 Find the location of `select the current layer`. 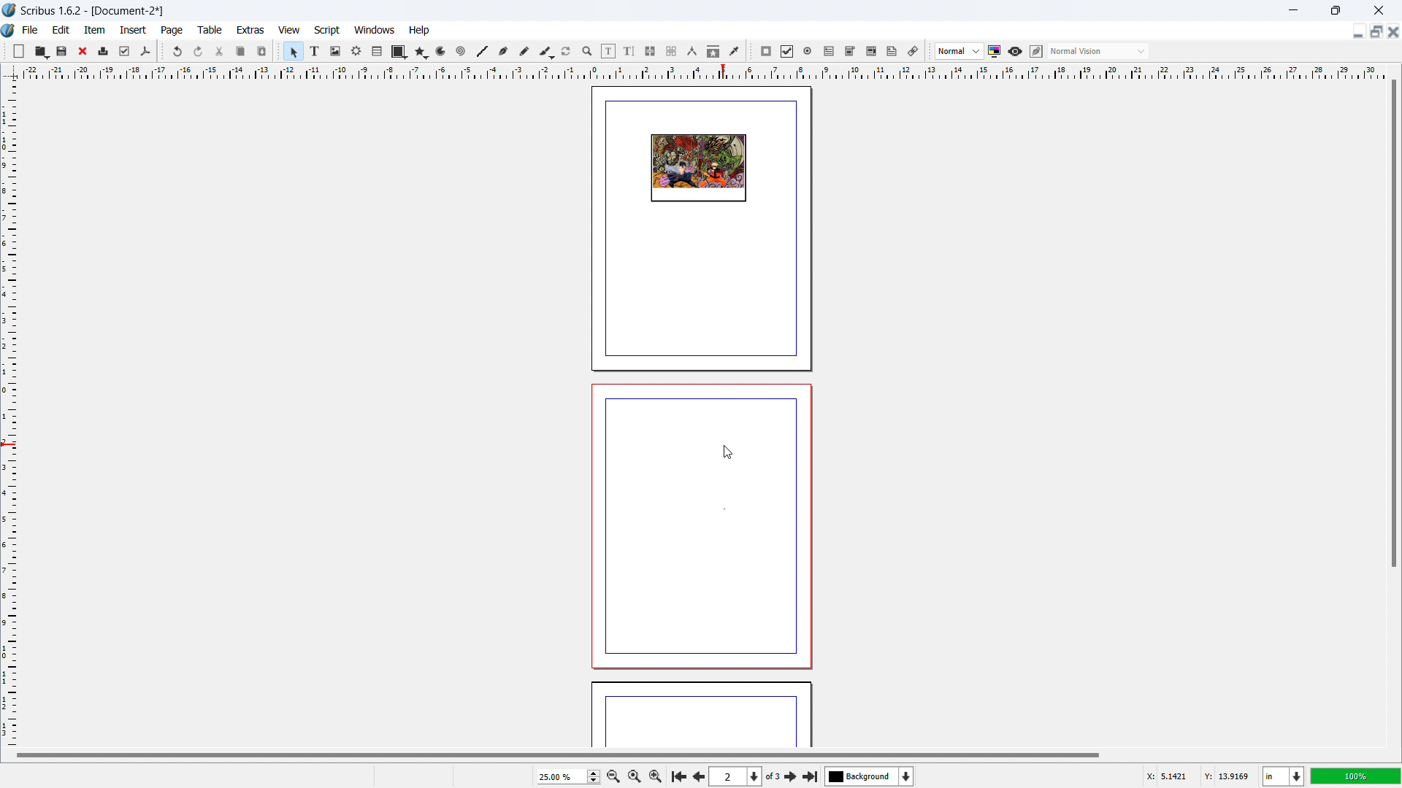

select the current layer is located at coordinates (870, 776).